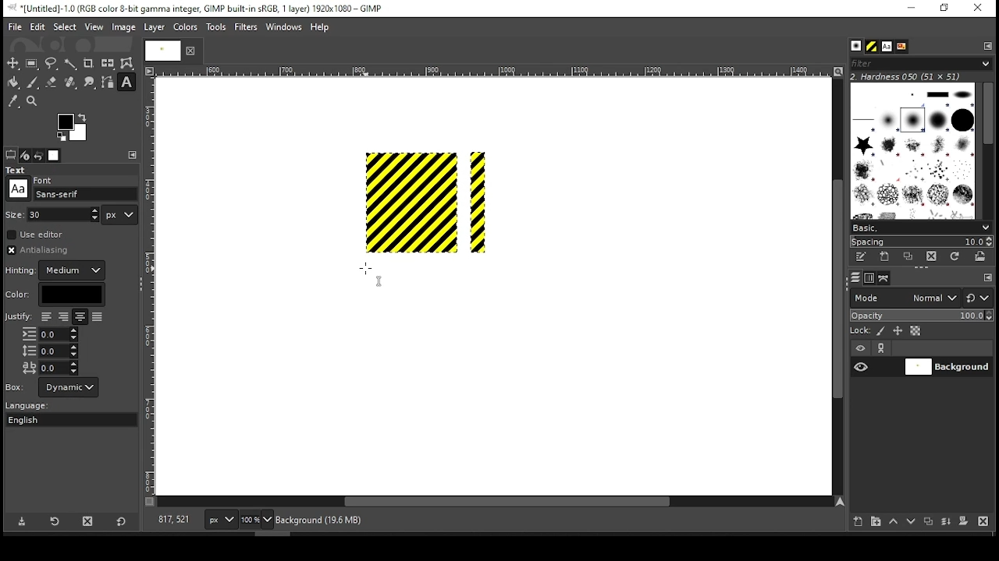  Describe the element at coordinates (912, 523) in the screenshot. I see `move layer one step down` at that location.